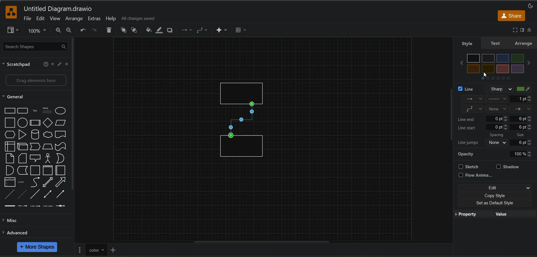 Image resolution: width=537 pixels, height=257 pixels. I want to click on more shapes, so click(38, 248).